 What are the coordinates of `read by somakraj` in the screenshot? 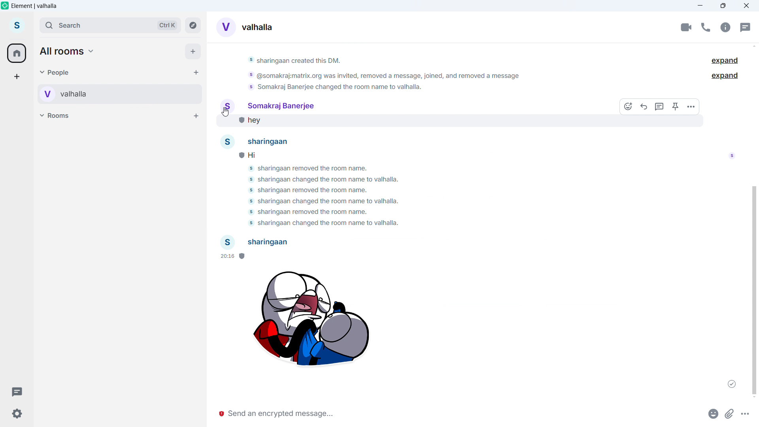 It's located at (732, 158).